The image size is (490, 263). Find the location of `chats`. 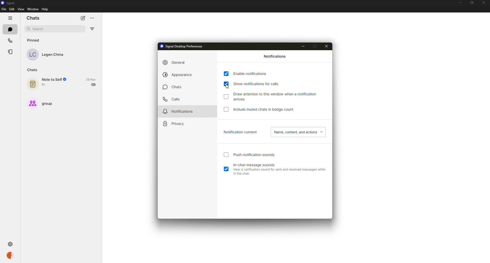

chats is located at coordinates (10, 29).